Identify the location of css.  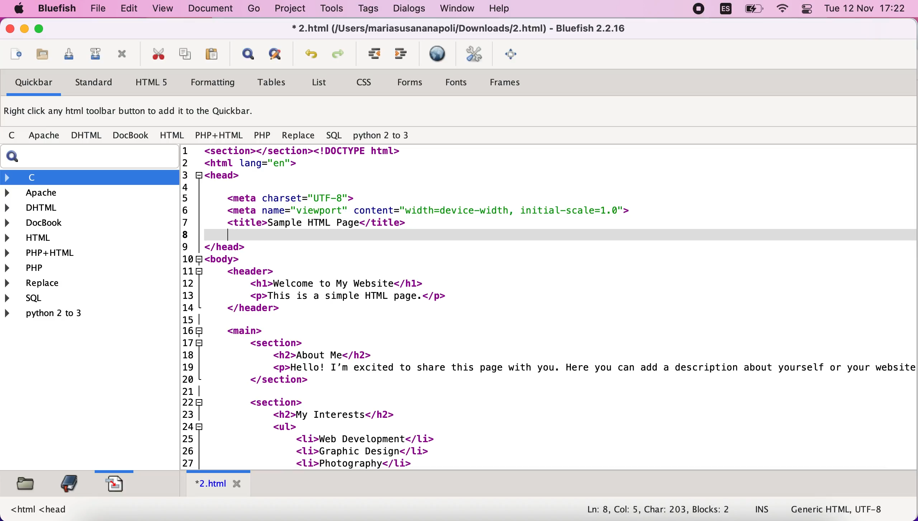
(369, 81).